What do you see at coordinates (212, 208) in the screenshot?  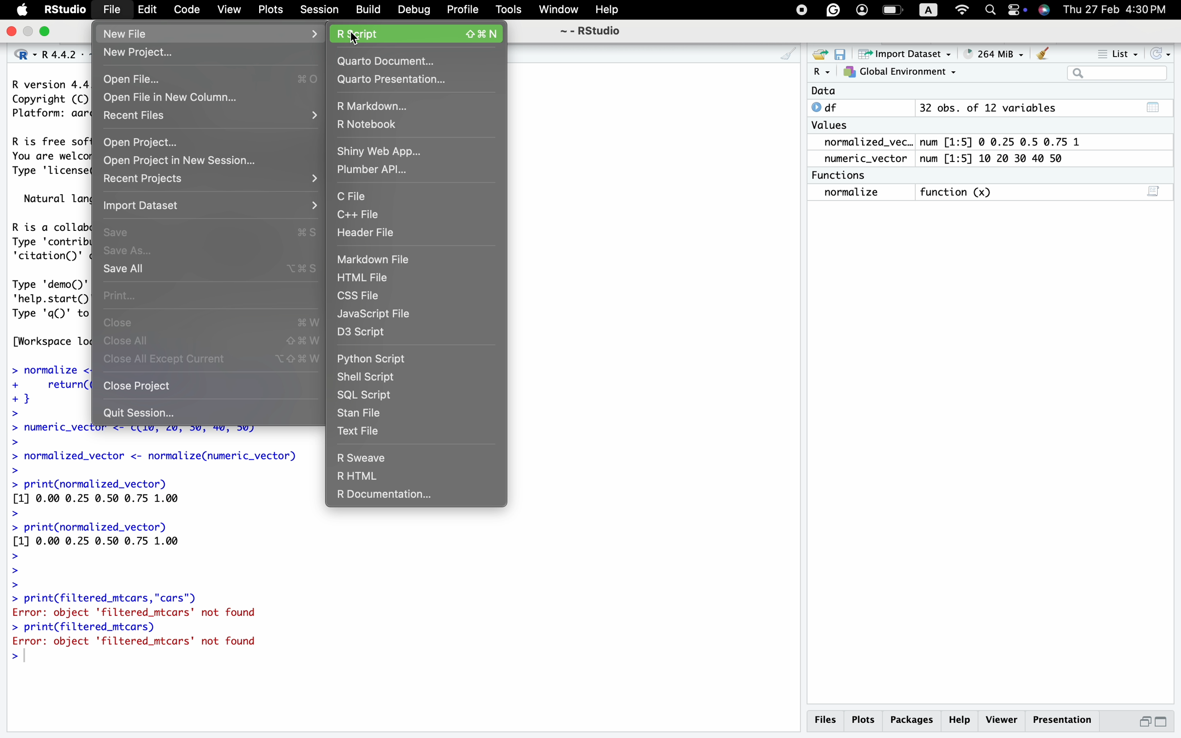 I see `import dataset` at bounding box center [212, 208].